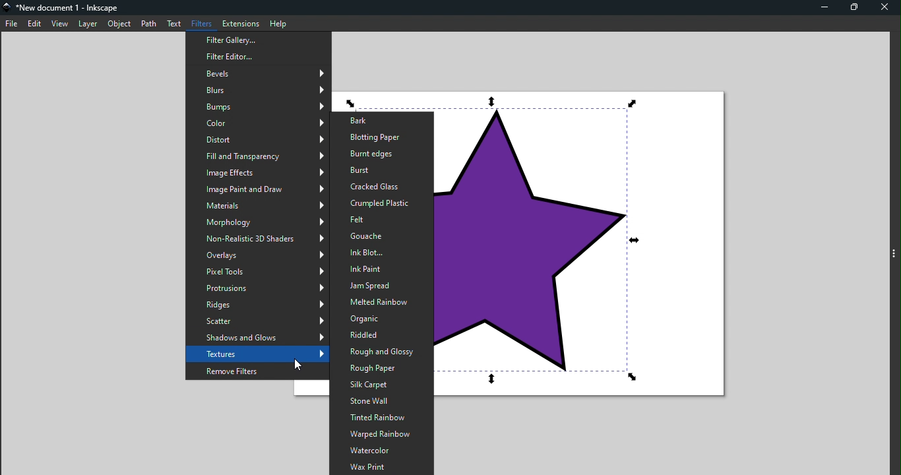 The height and width of the screenshot is (475, 901). I want to click on Melted rainbow, so click(378, 303).